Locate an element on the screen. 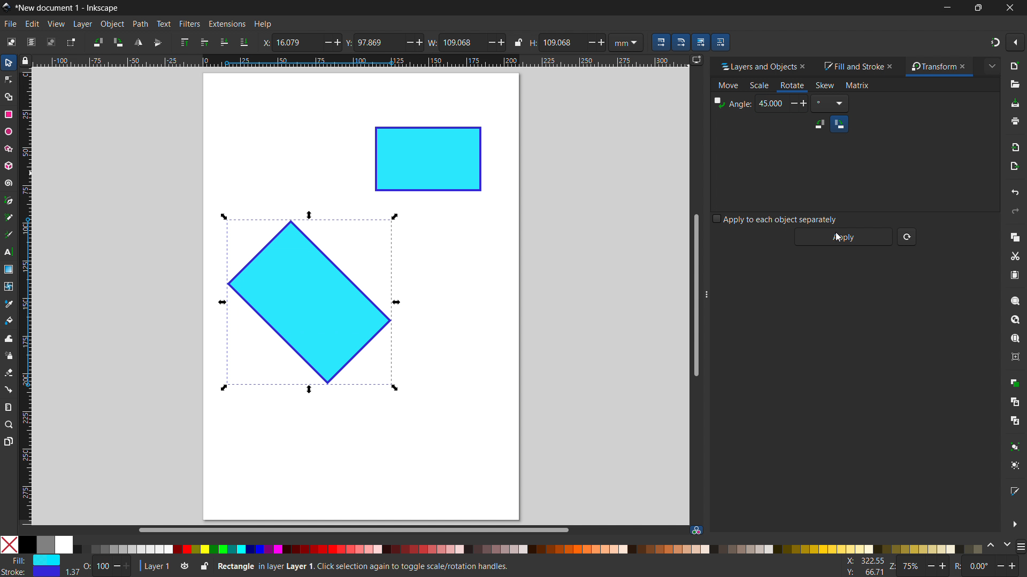  text tool is located at coordinates (9, 253).